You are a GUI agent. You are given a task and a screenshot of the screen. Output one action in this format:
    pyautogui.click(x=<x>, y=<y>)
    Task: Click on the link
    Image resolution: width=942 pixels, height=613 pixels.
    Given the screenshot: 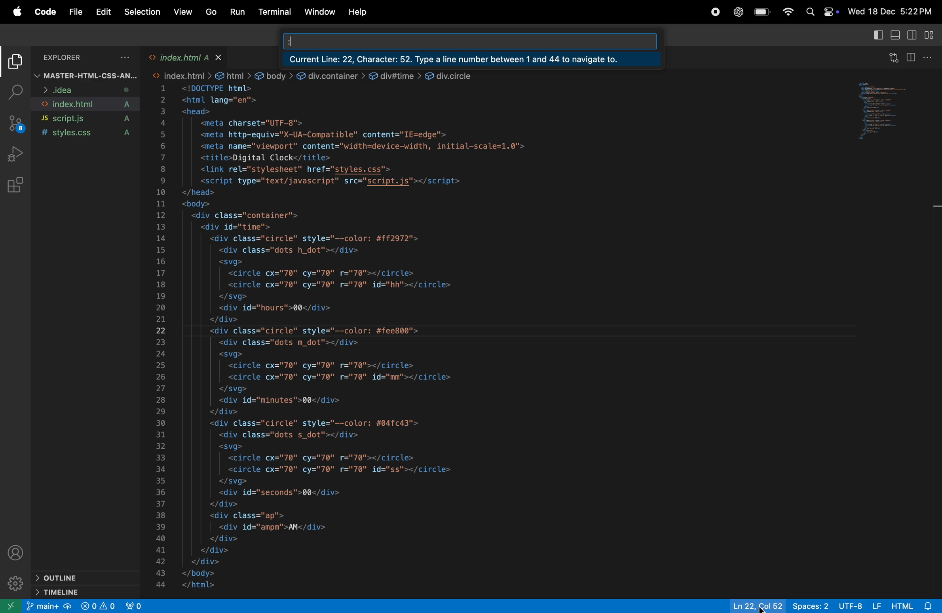 What is the action you would take?
    pyautogui.click(x=234, y=74)
    